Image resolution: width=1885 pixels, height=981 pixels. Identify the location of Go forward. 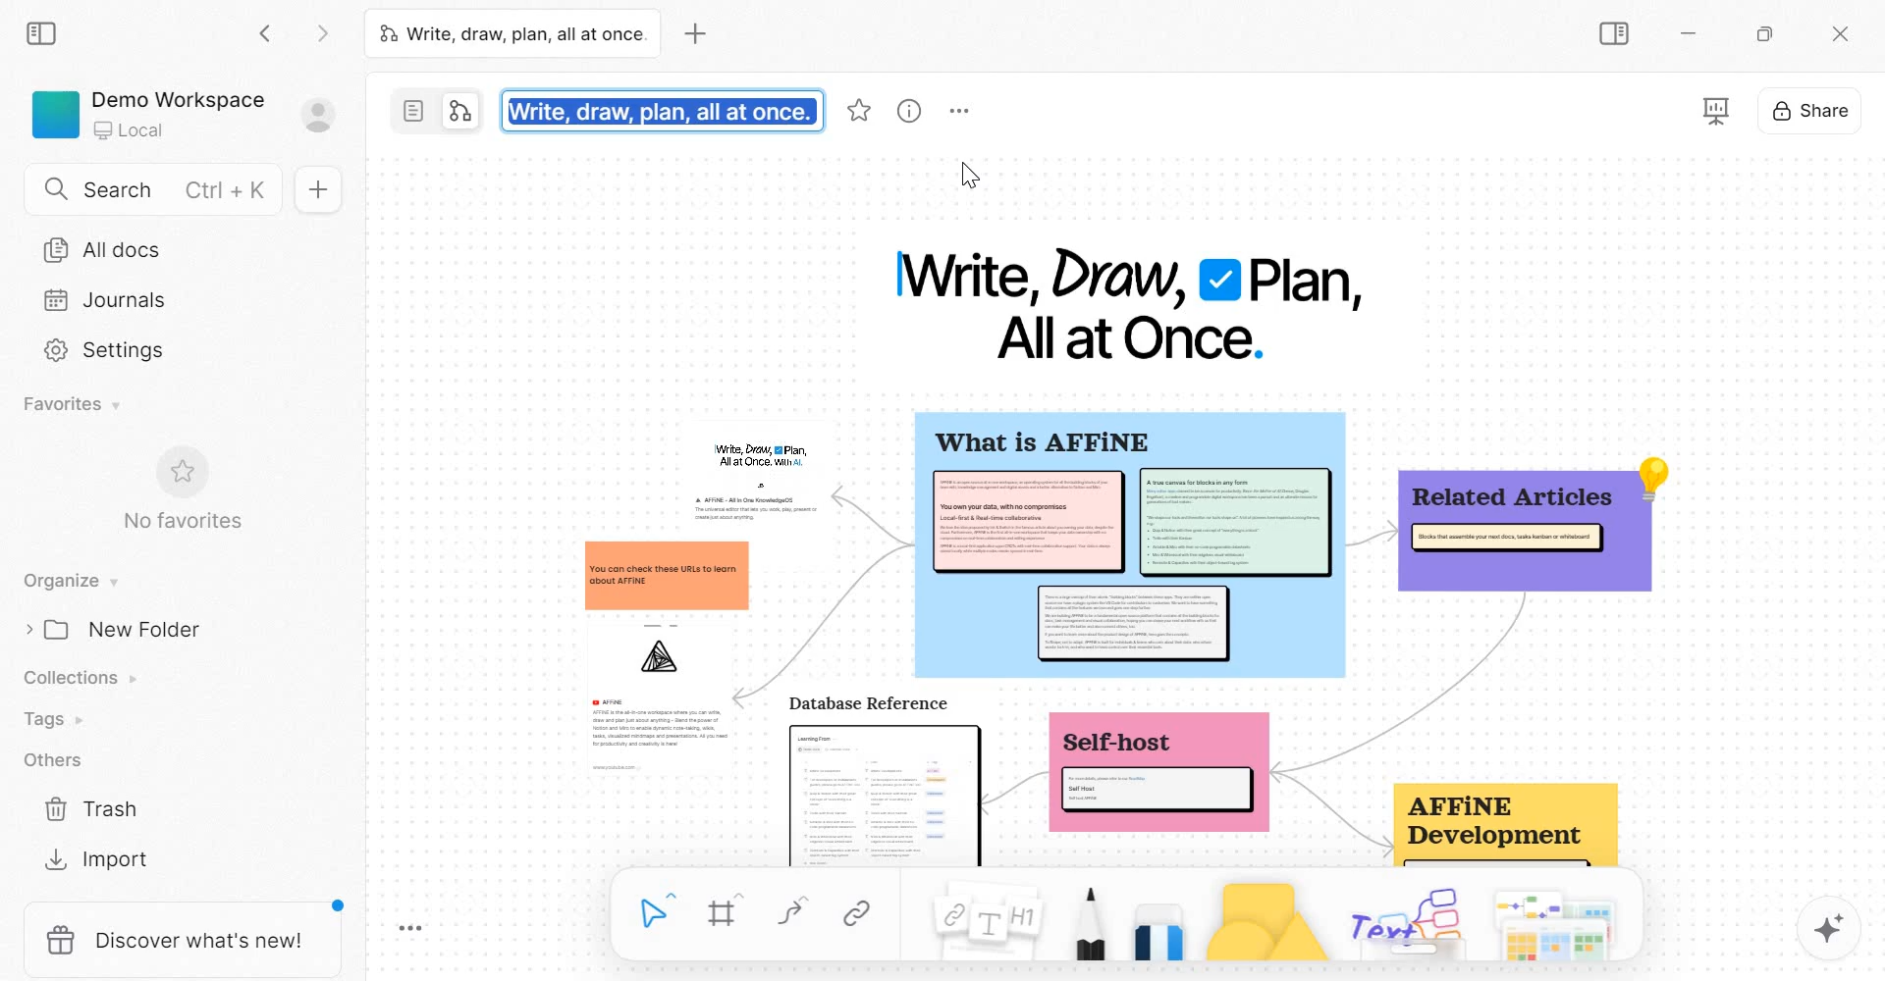
(317, 38).